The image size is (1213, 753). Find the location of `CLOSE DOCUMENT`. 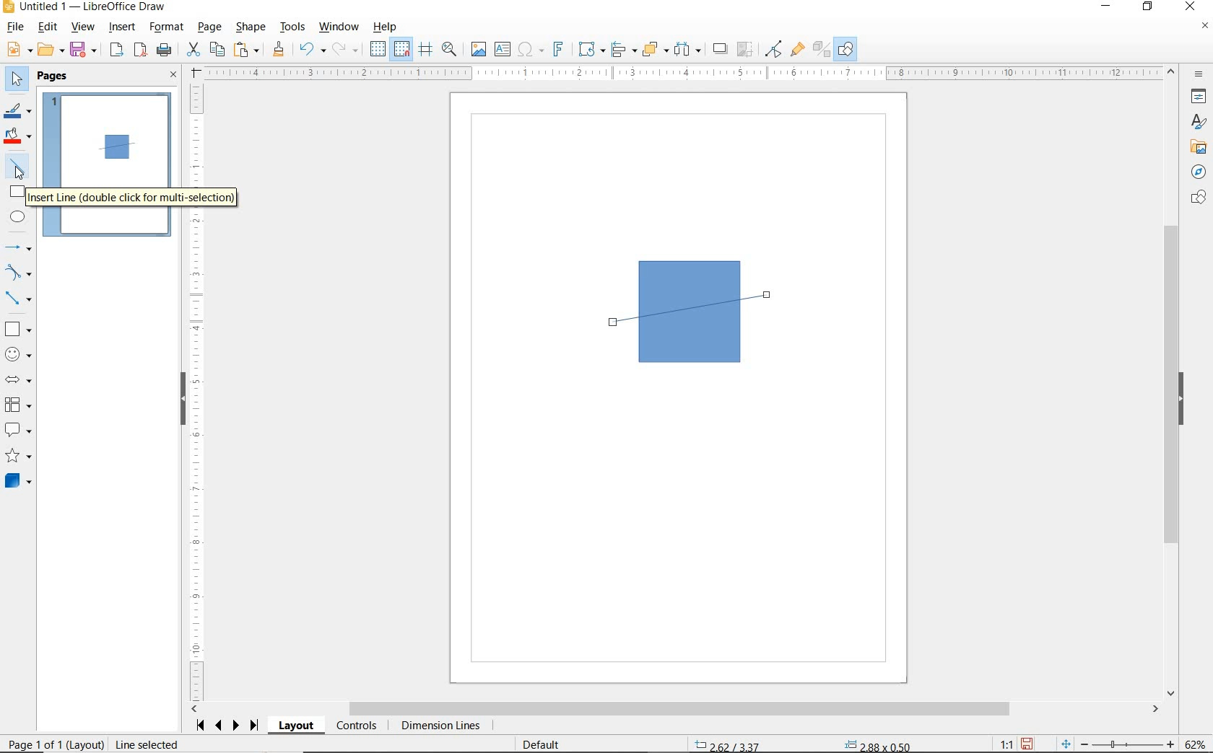

CLOSE DOCUMENT is located at coordinates (1204, 27).